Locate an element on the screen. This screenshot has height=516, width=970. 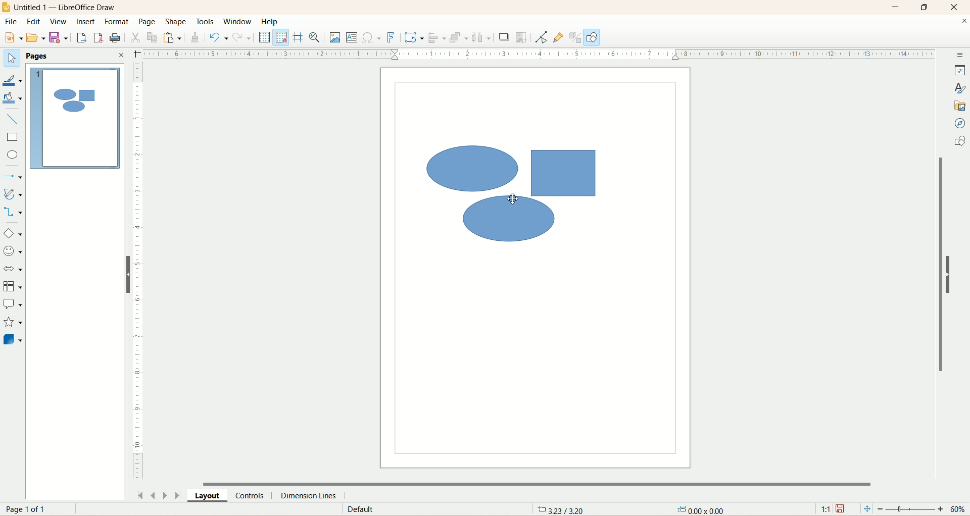
gallery is located at coordinates (961, 106).